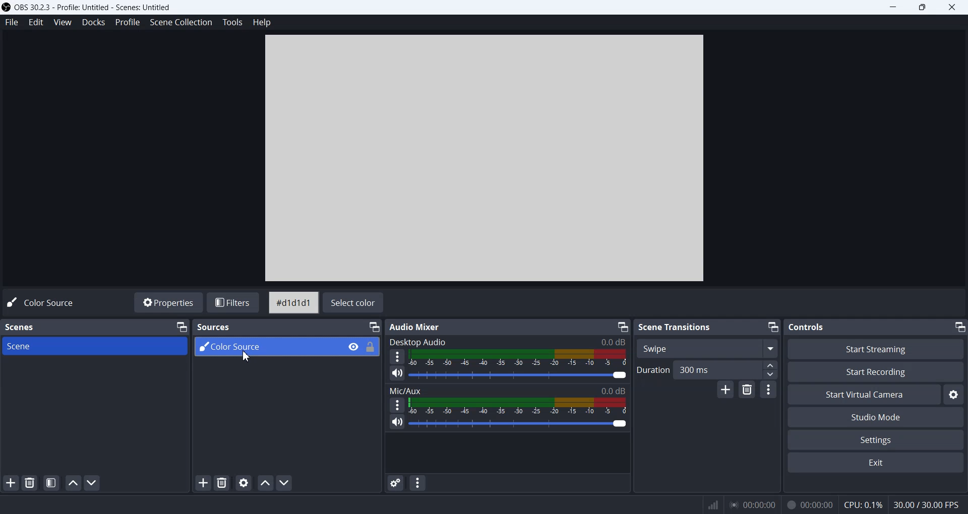 The width and height of the screenshot is (968, 514). Describe the element at coordinates (876, 439) in the screenshot. I see `Settings` at that location.